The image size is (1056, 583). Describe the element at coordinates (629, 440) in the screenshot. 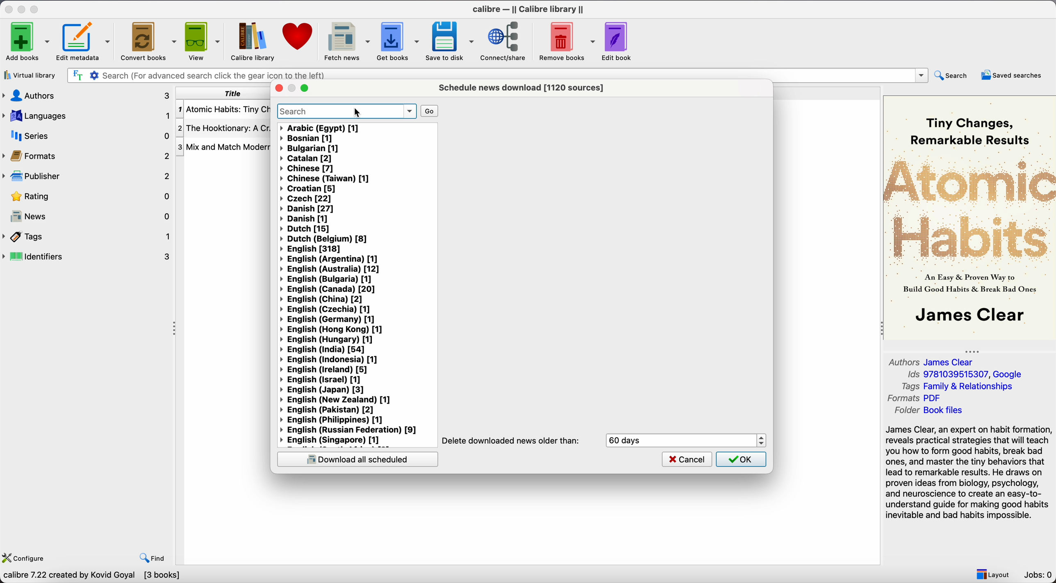

I see `60 days` at that location.